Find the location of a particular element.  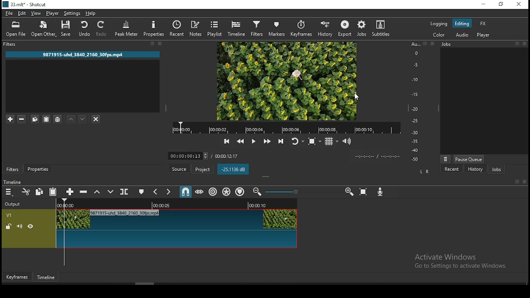

jobs is located at coordinates (363, 29).